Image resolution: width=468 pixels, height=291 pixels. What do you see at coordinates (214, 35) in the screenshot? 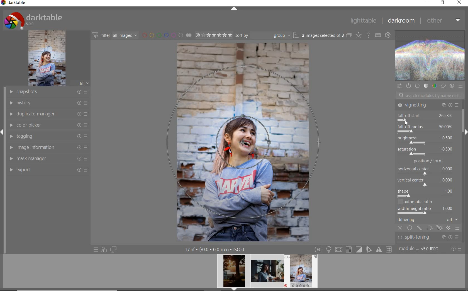
I see `SELECTED IMAGE RANGE RATING` at bounding box center [214, 35].